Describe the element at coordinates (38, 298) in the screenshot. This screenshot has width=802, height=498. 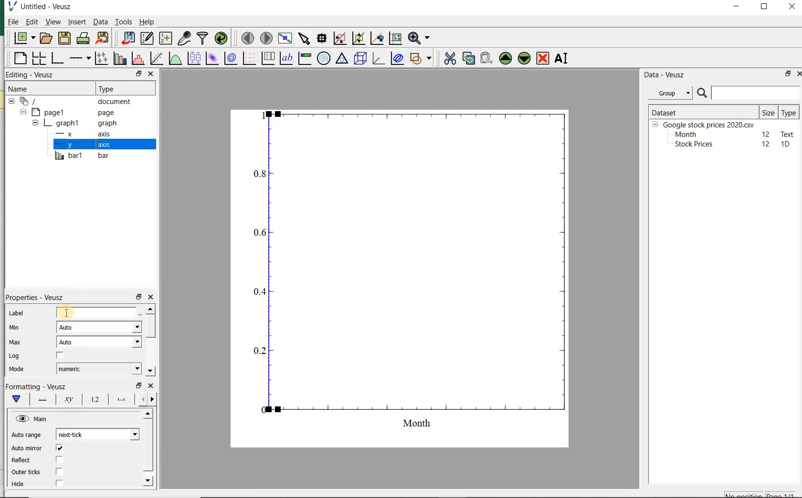
I see `Properties - Veusz` at that location.